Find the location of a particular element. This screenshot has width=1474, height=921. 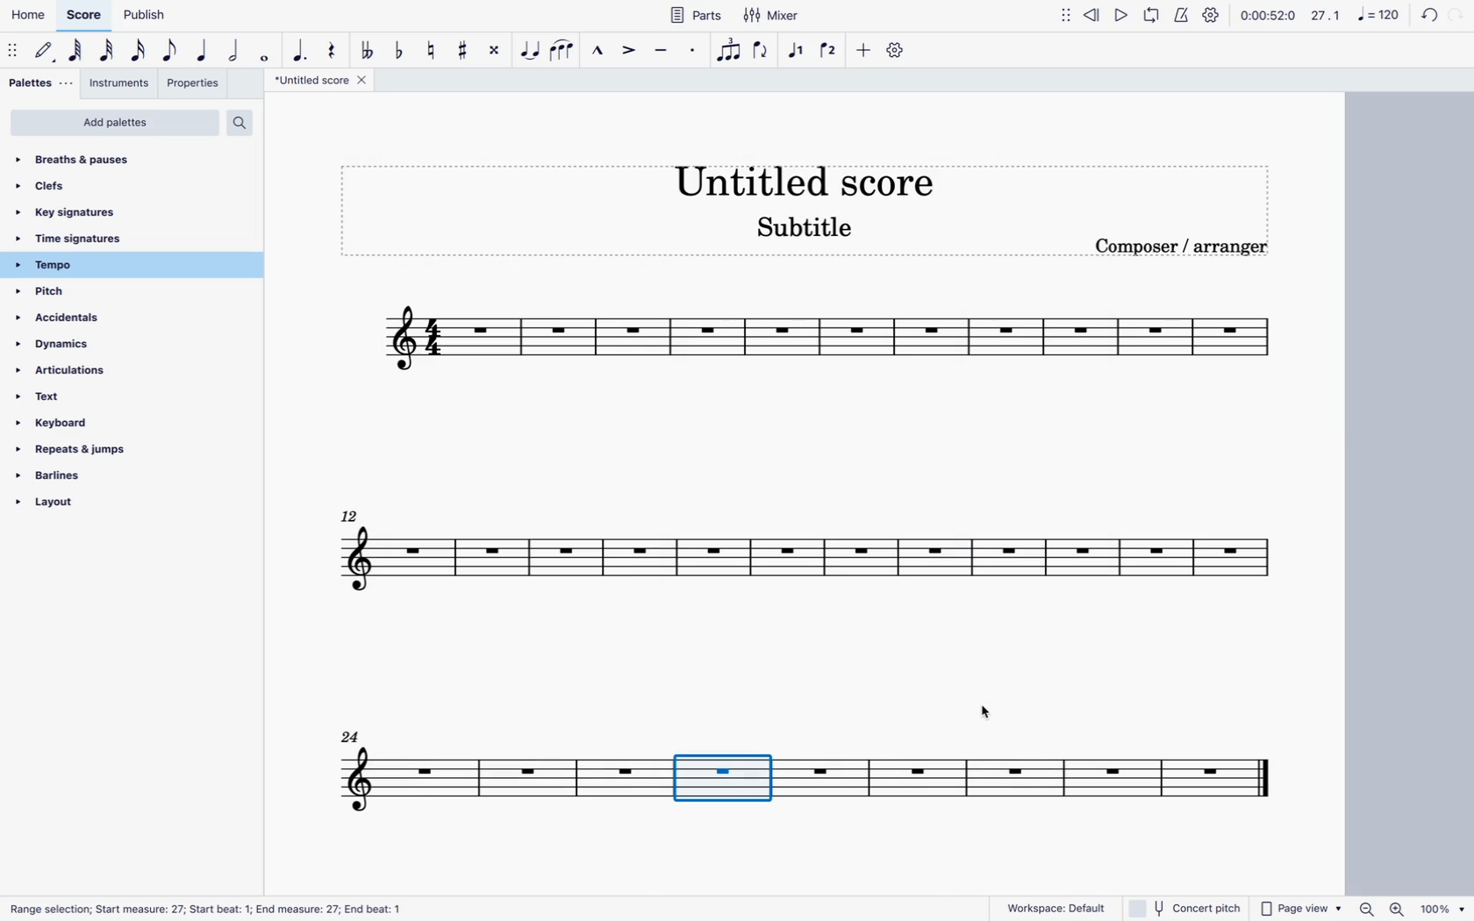

articulations is located at coordinates (83, 371).